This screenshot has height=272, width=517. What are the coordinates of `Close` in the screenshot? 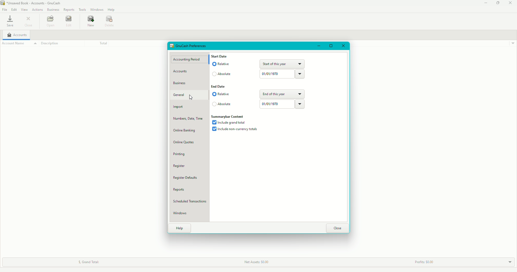 It's located at (511, 3).